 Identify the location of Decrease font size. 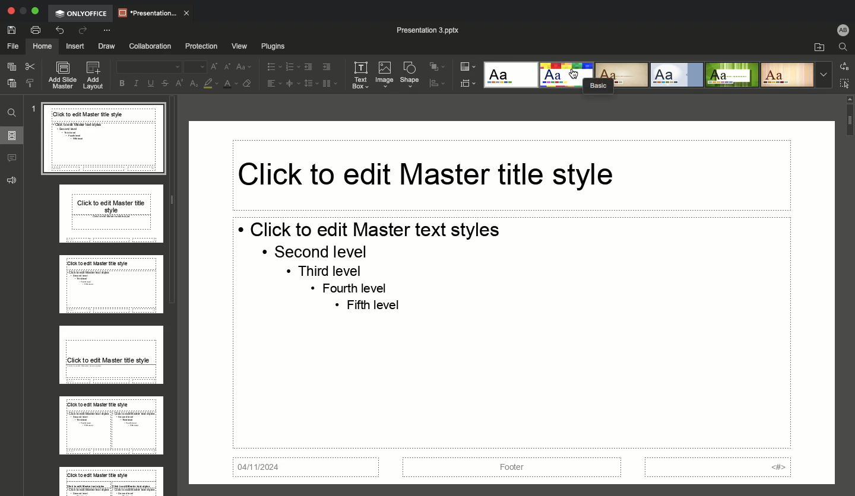
(225, 67).